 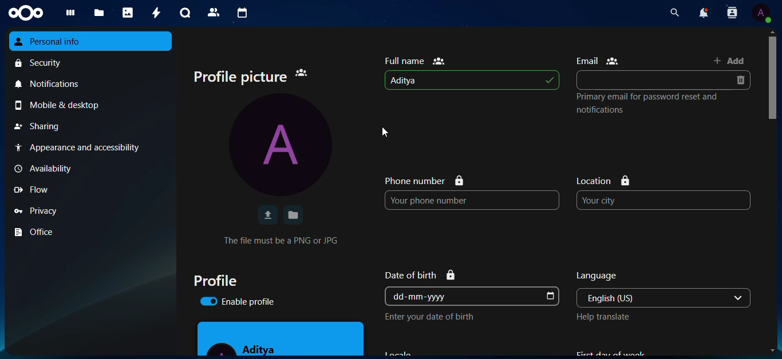 I want to click on add, so click(x=729, y=60).